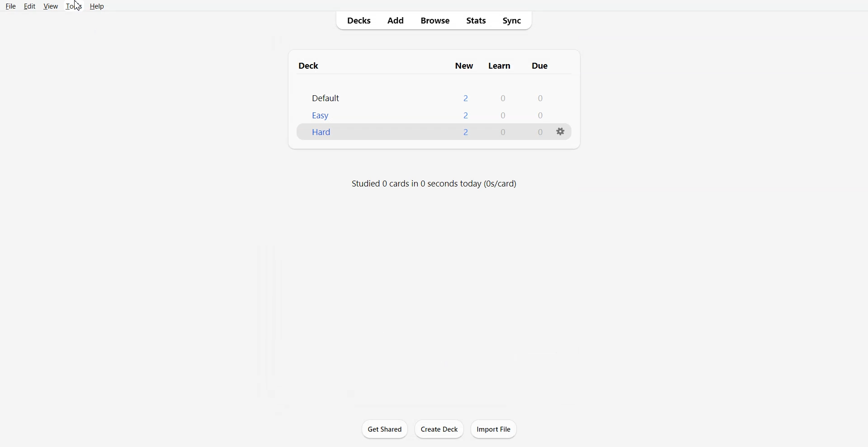 The height and width of the screenshot is (447, 868). I want to click on File, so click(11, 6).